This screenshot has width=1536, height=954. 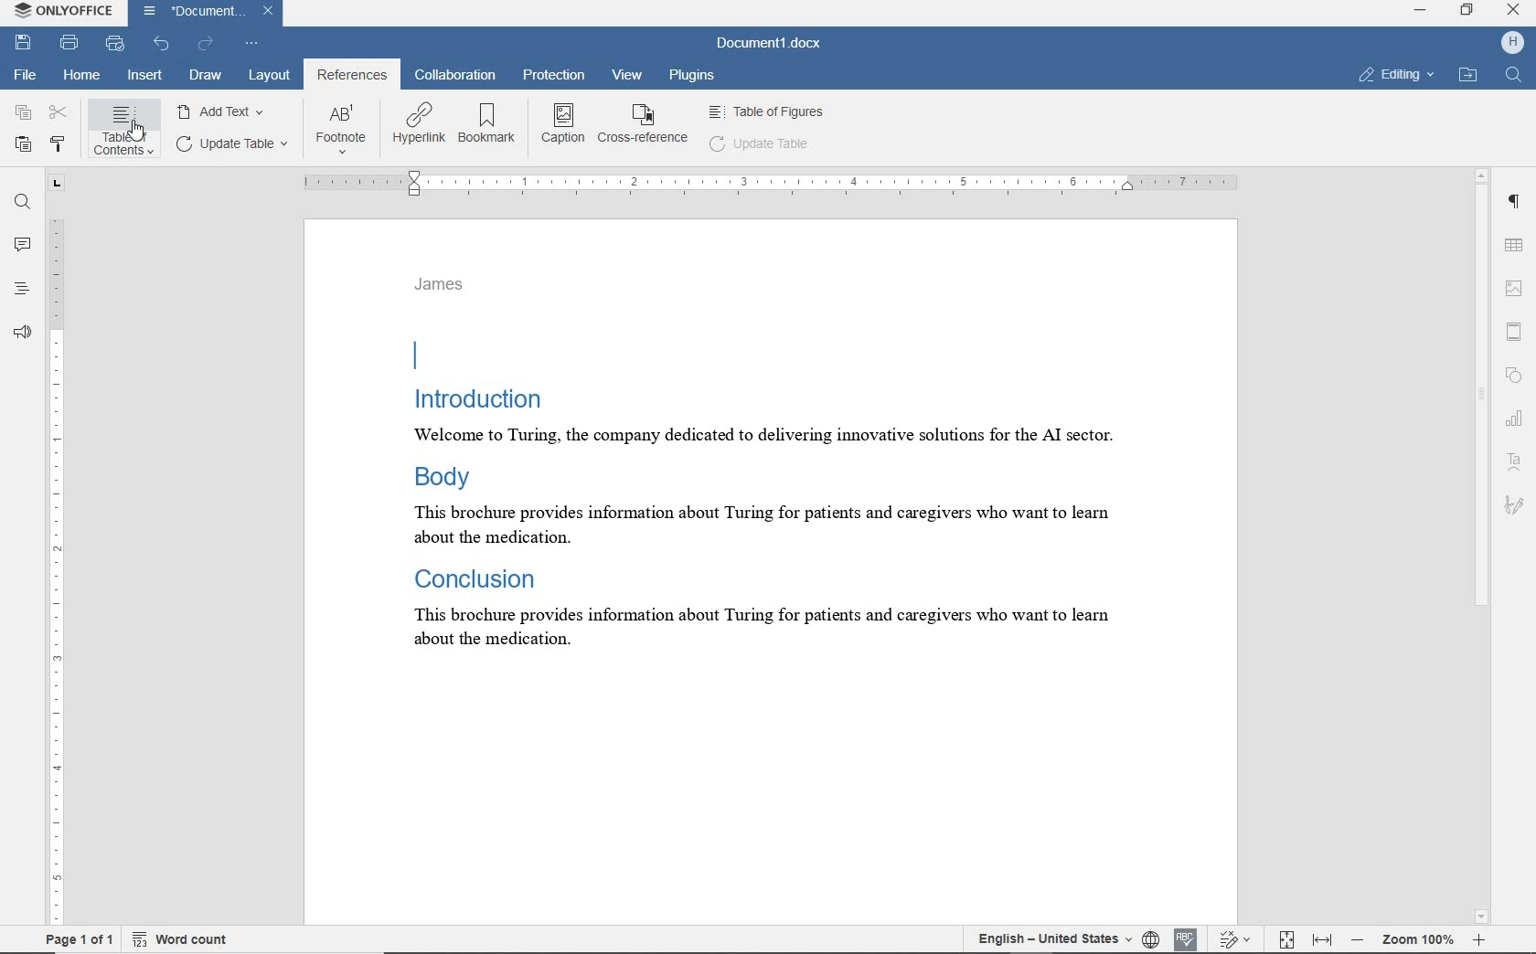 What do you see at coordinates (772, 494) in the screenshot?
I see `Introduction

Welcome to Turing, the company dedicated to delivering innovative solutions for the AI sector.
Body

This brochure provides information about Turing for patients and caregivers who want to learn
about the medication.

Conclusion

This brochure provides information about Turing for patients and caregivers who want to learn
about the medication.` at bounding box center [772, 494].